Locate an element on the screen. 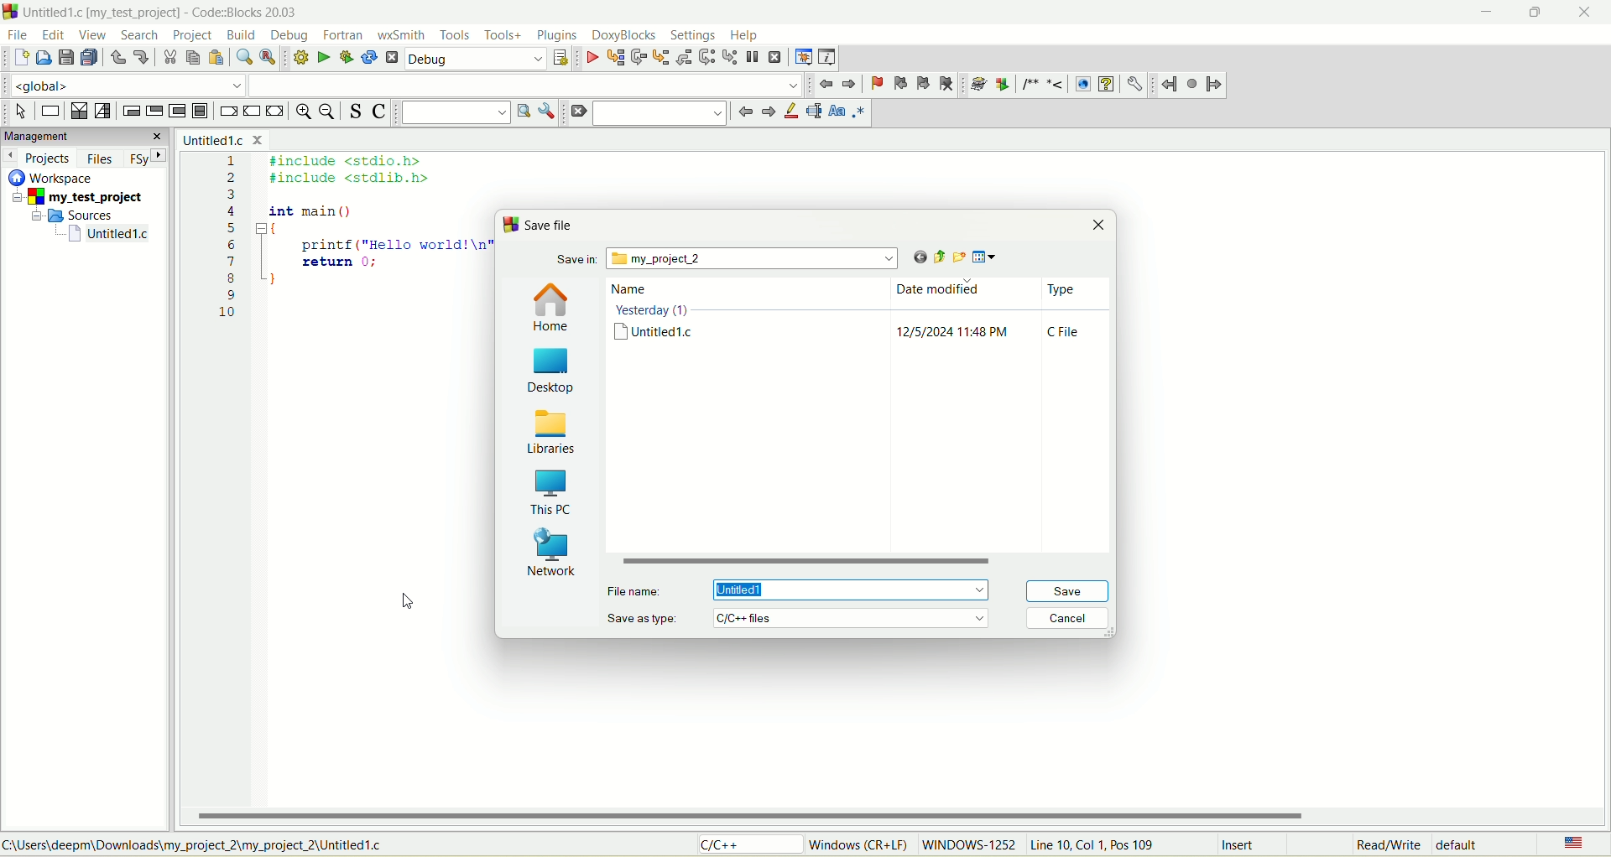 The image size is (1611, 857). create new folder is located at coordinates (957, 257).